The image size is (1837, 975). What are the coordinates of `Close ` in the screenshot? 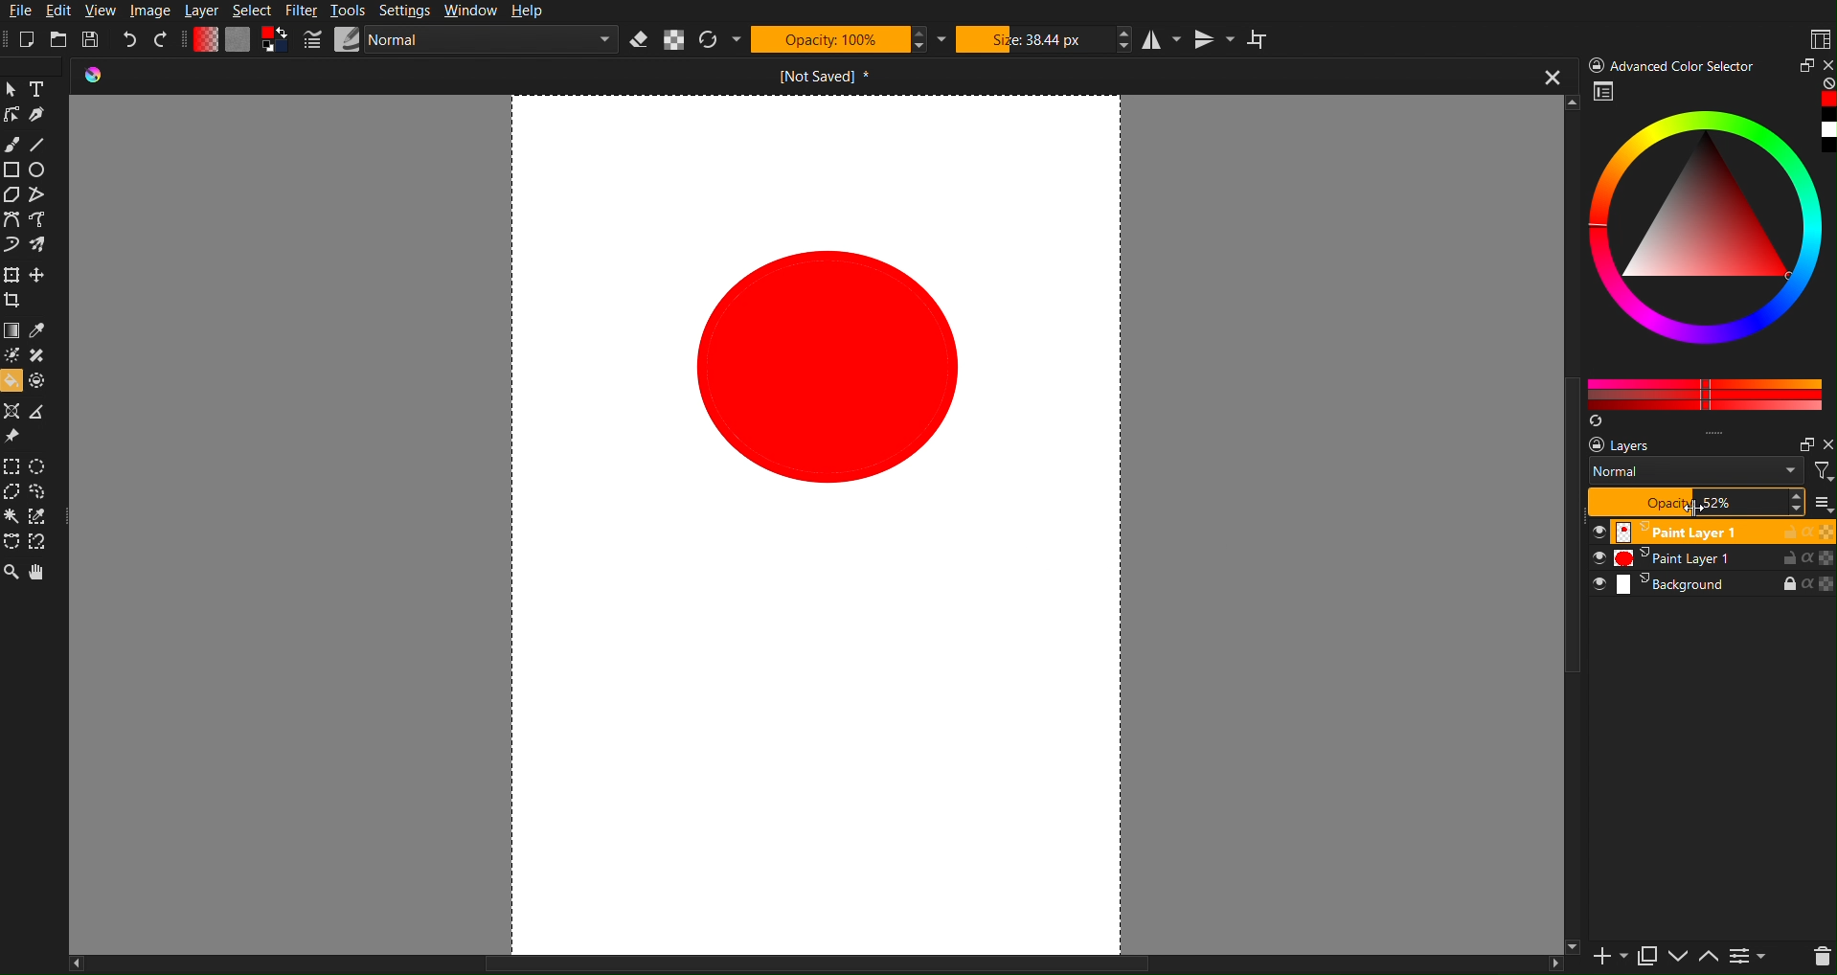 It's located at (1826, 65).